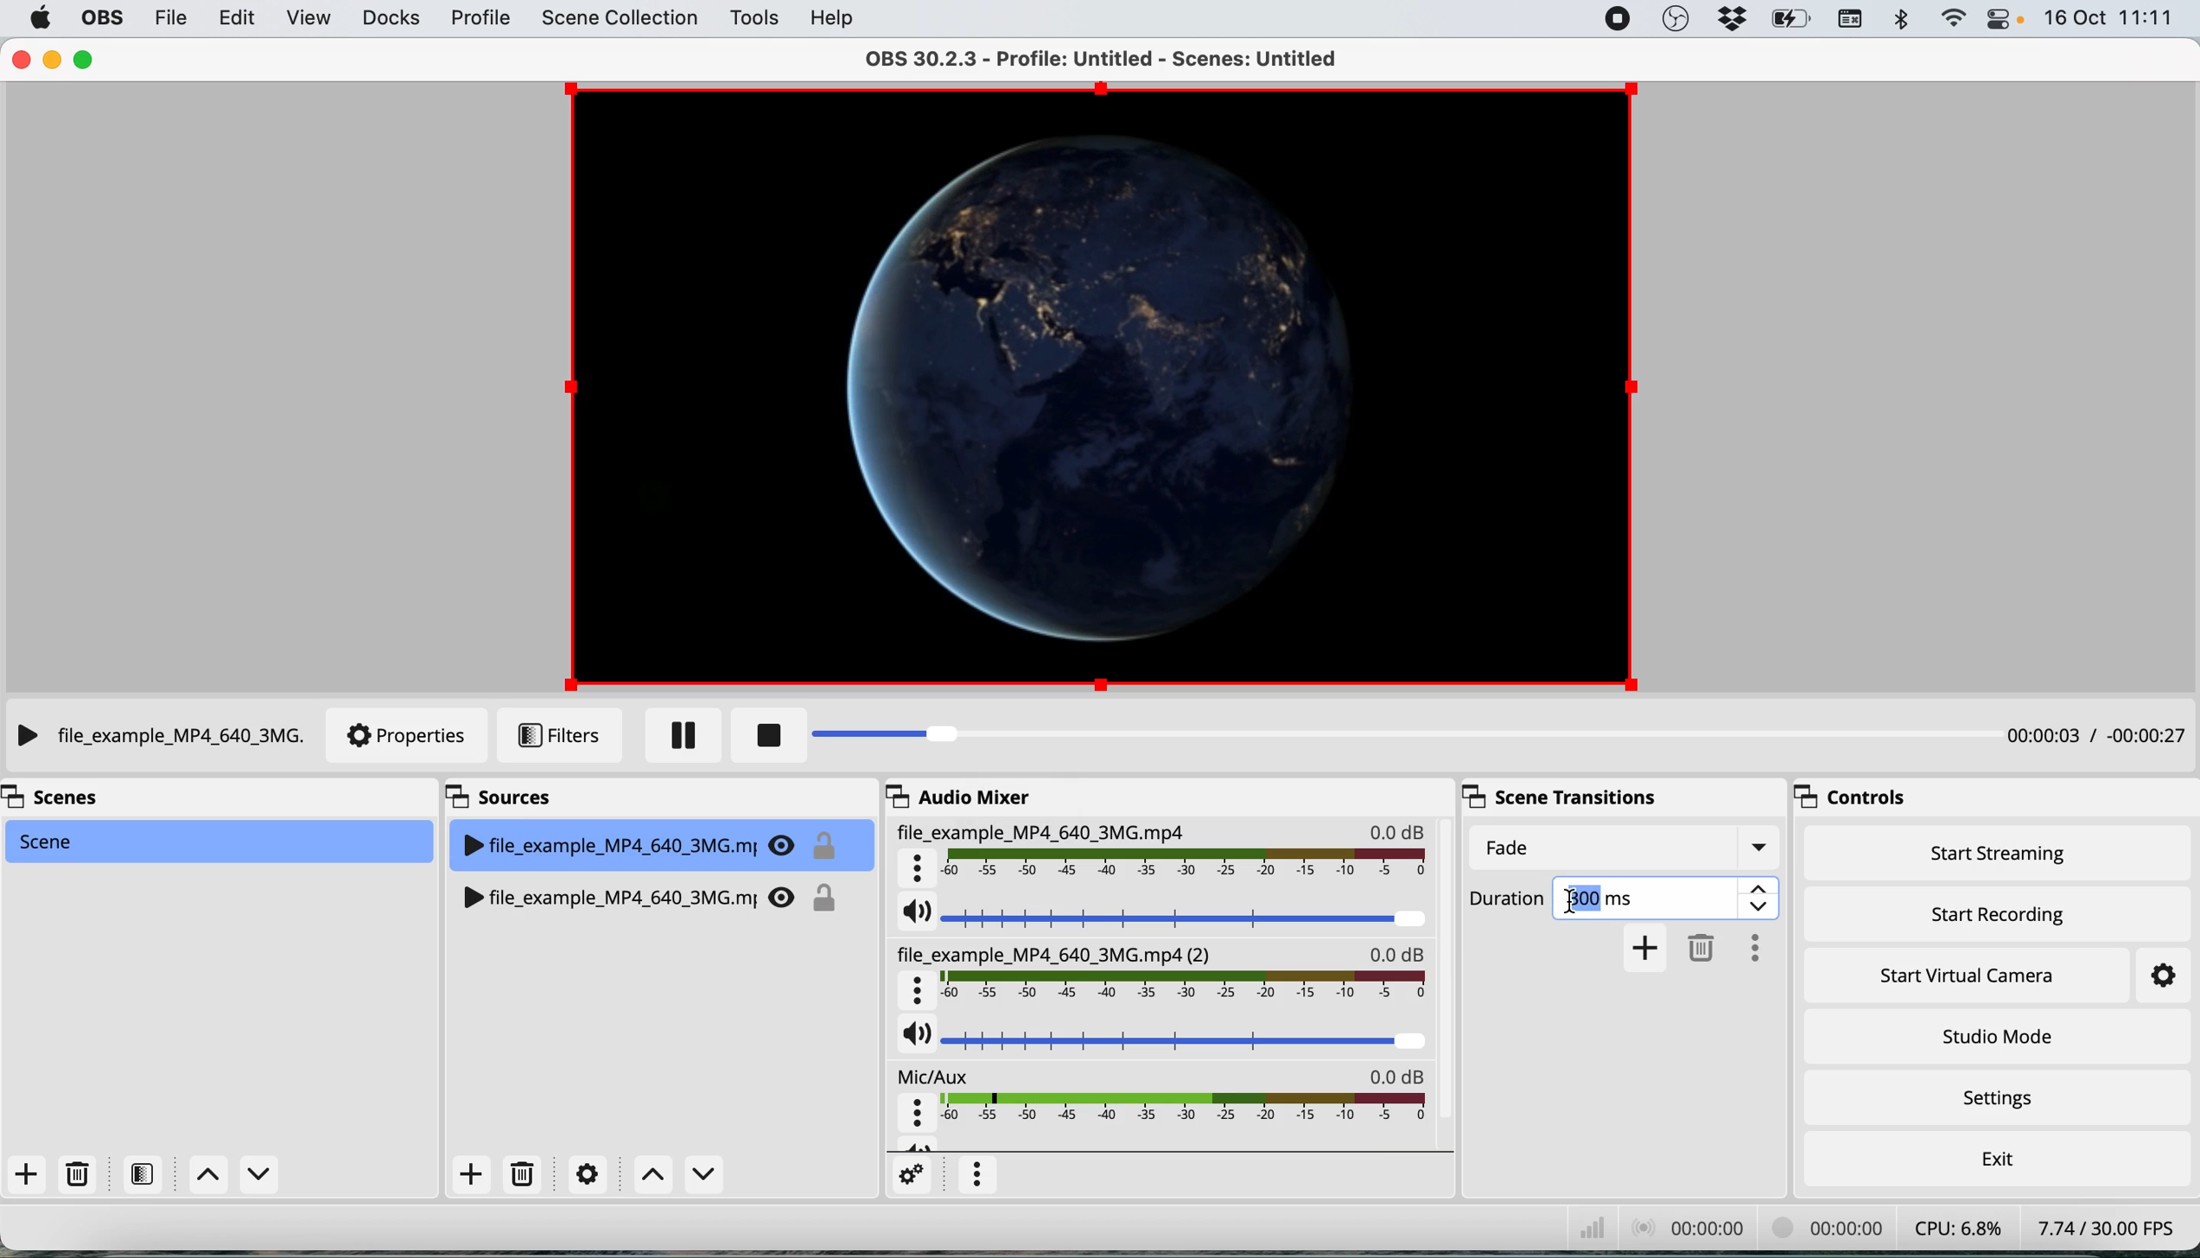  I want to click on maximise, so click(81, 60).